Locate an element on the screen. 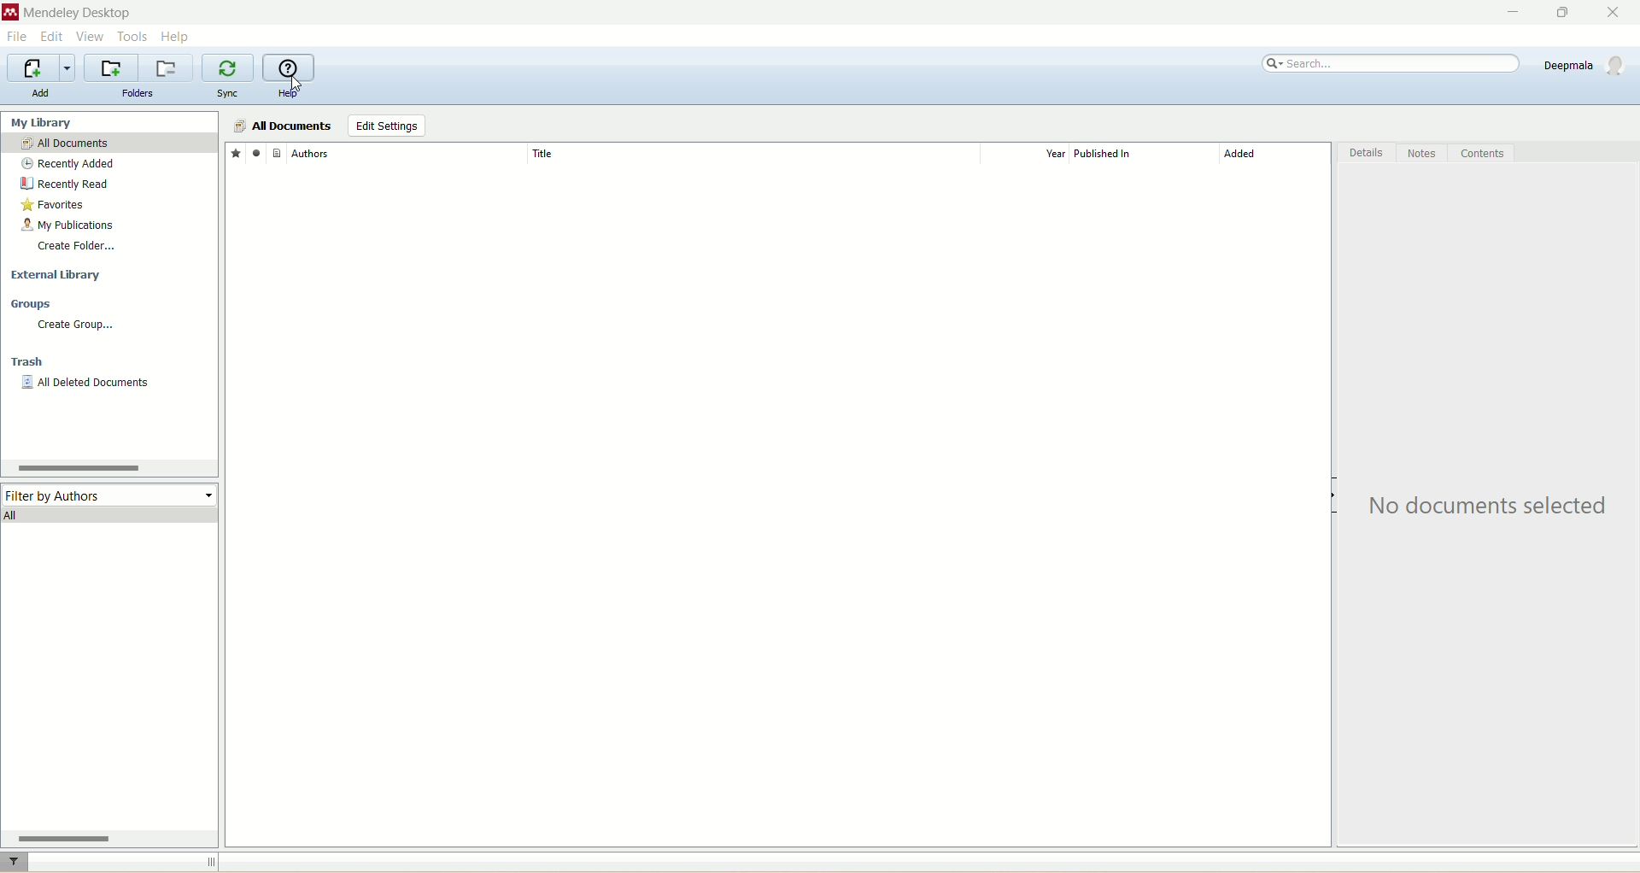  cursor is located at coordinates (294, 84).